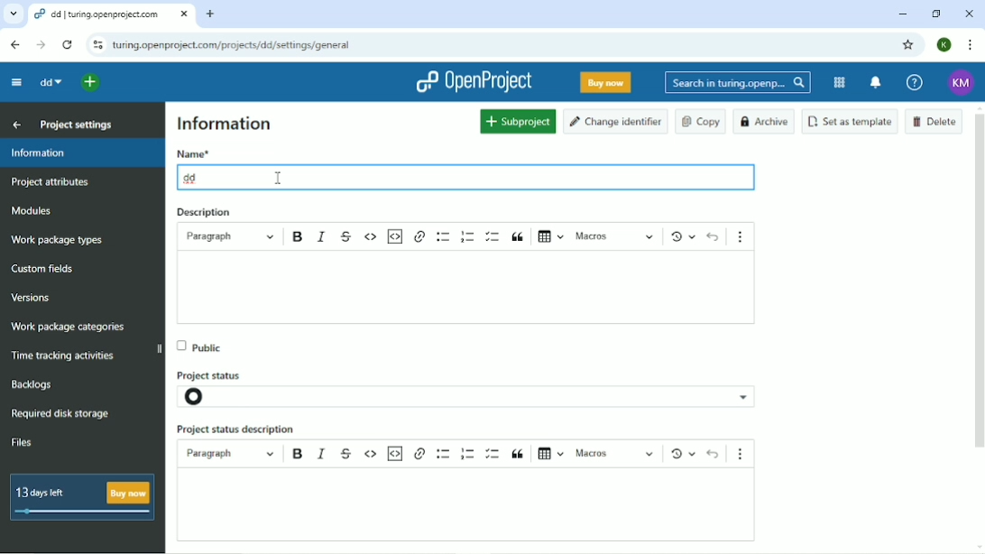  I want to click on Open quick add menu, so click(94, 83).